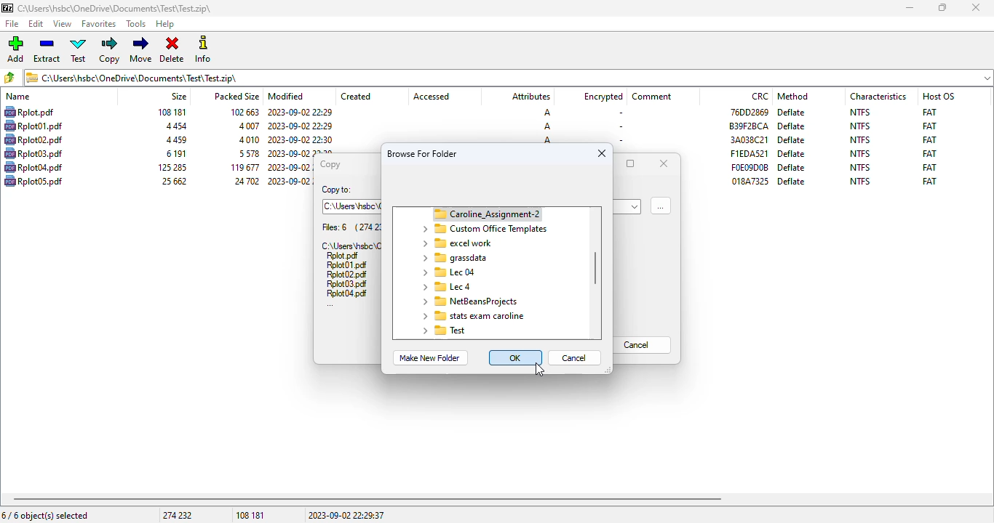  Describe the element at coordinates (346, 515) in the screenshot. I see `2023-09-02 22:29:37` at that location.